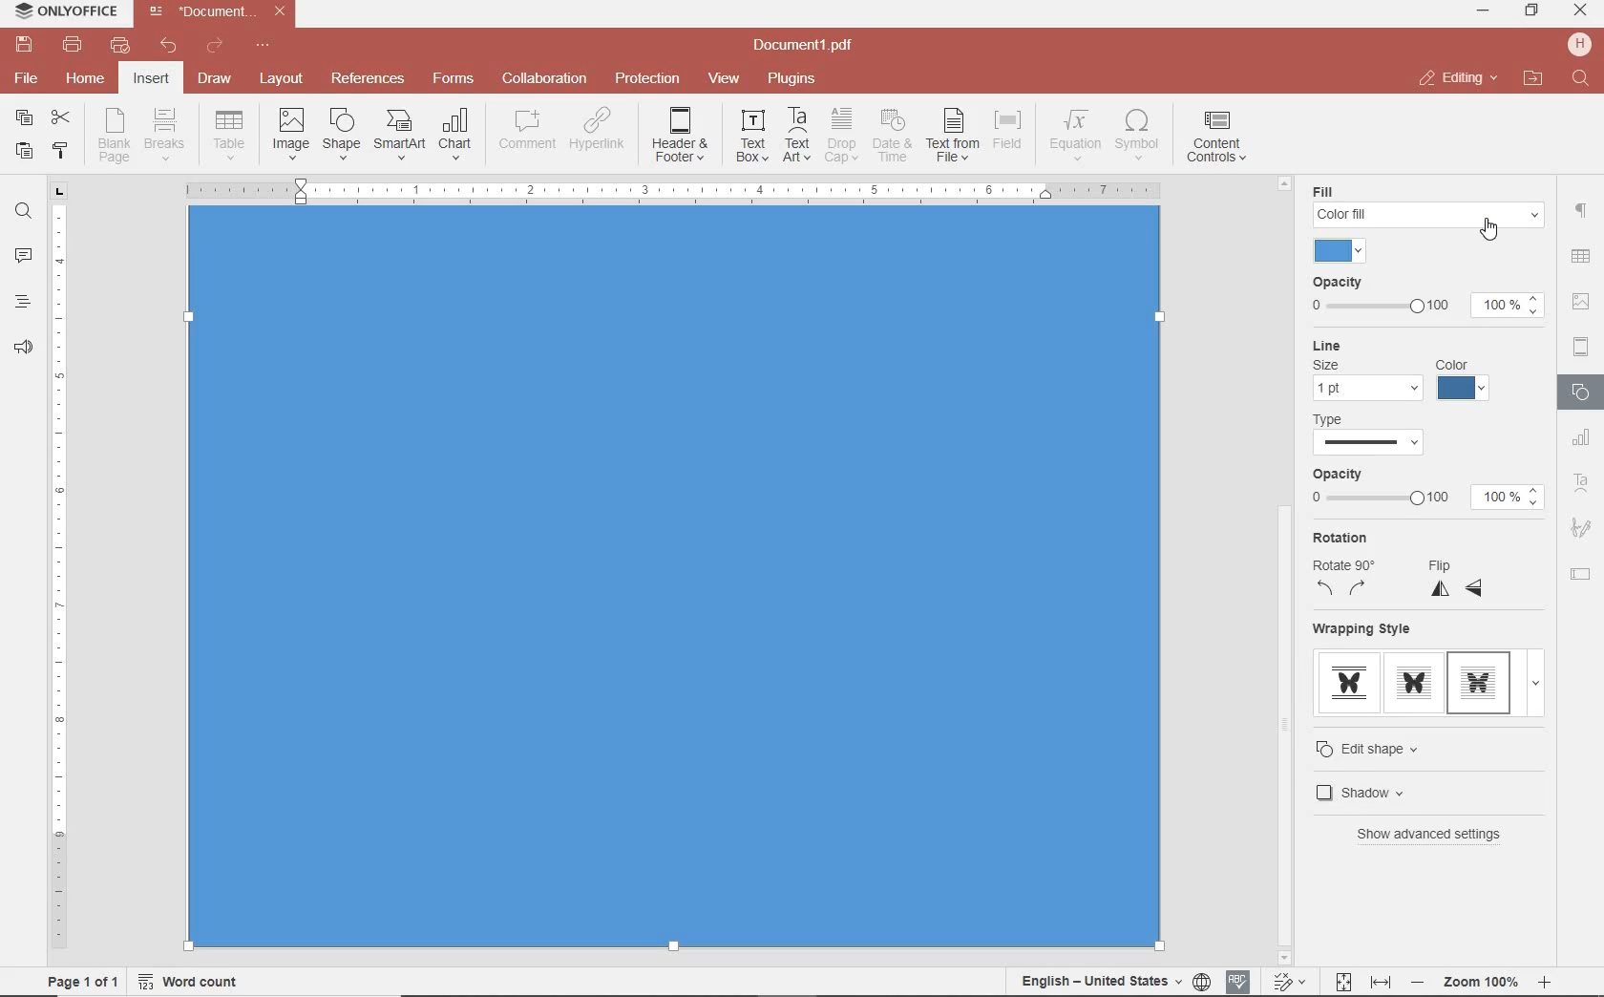  What do you see at coordinates (28, 78) in the screenshot?
I see `file` at bounding box center [28, 78].